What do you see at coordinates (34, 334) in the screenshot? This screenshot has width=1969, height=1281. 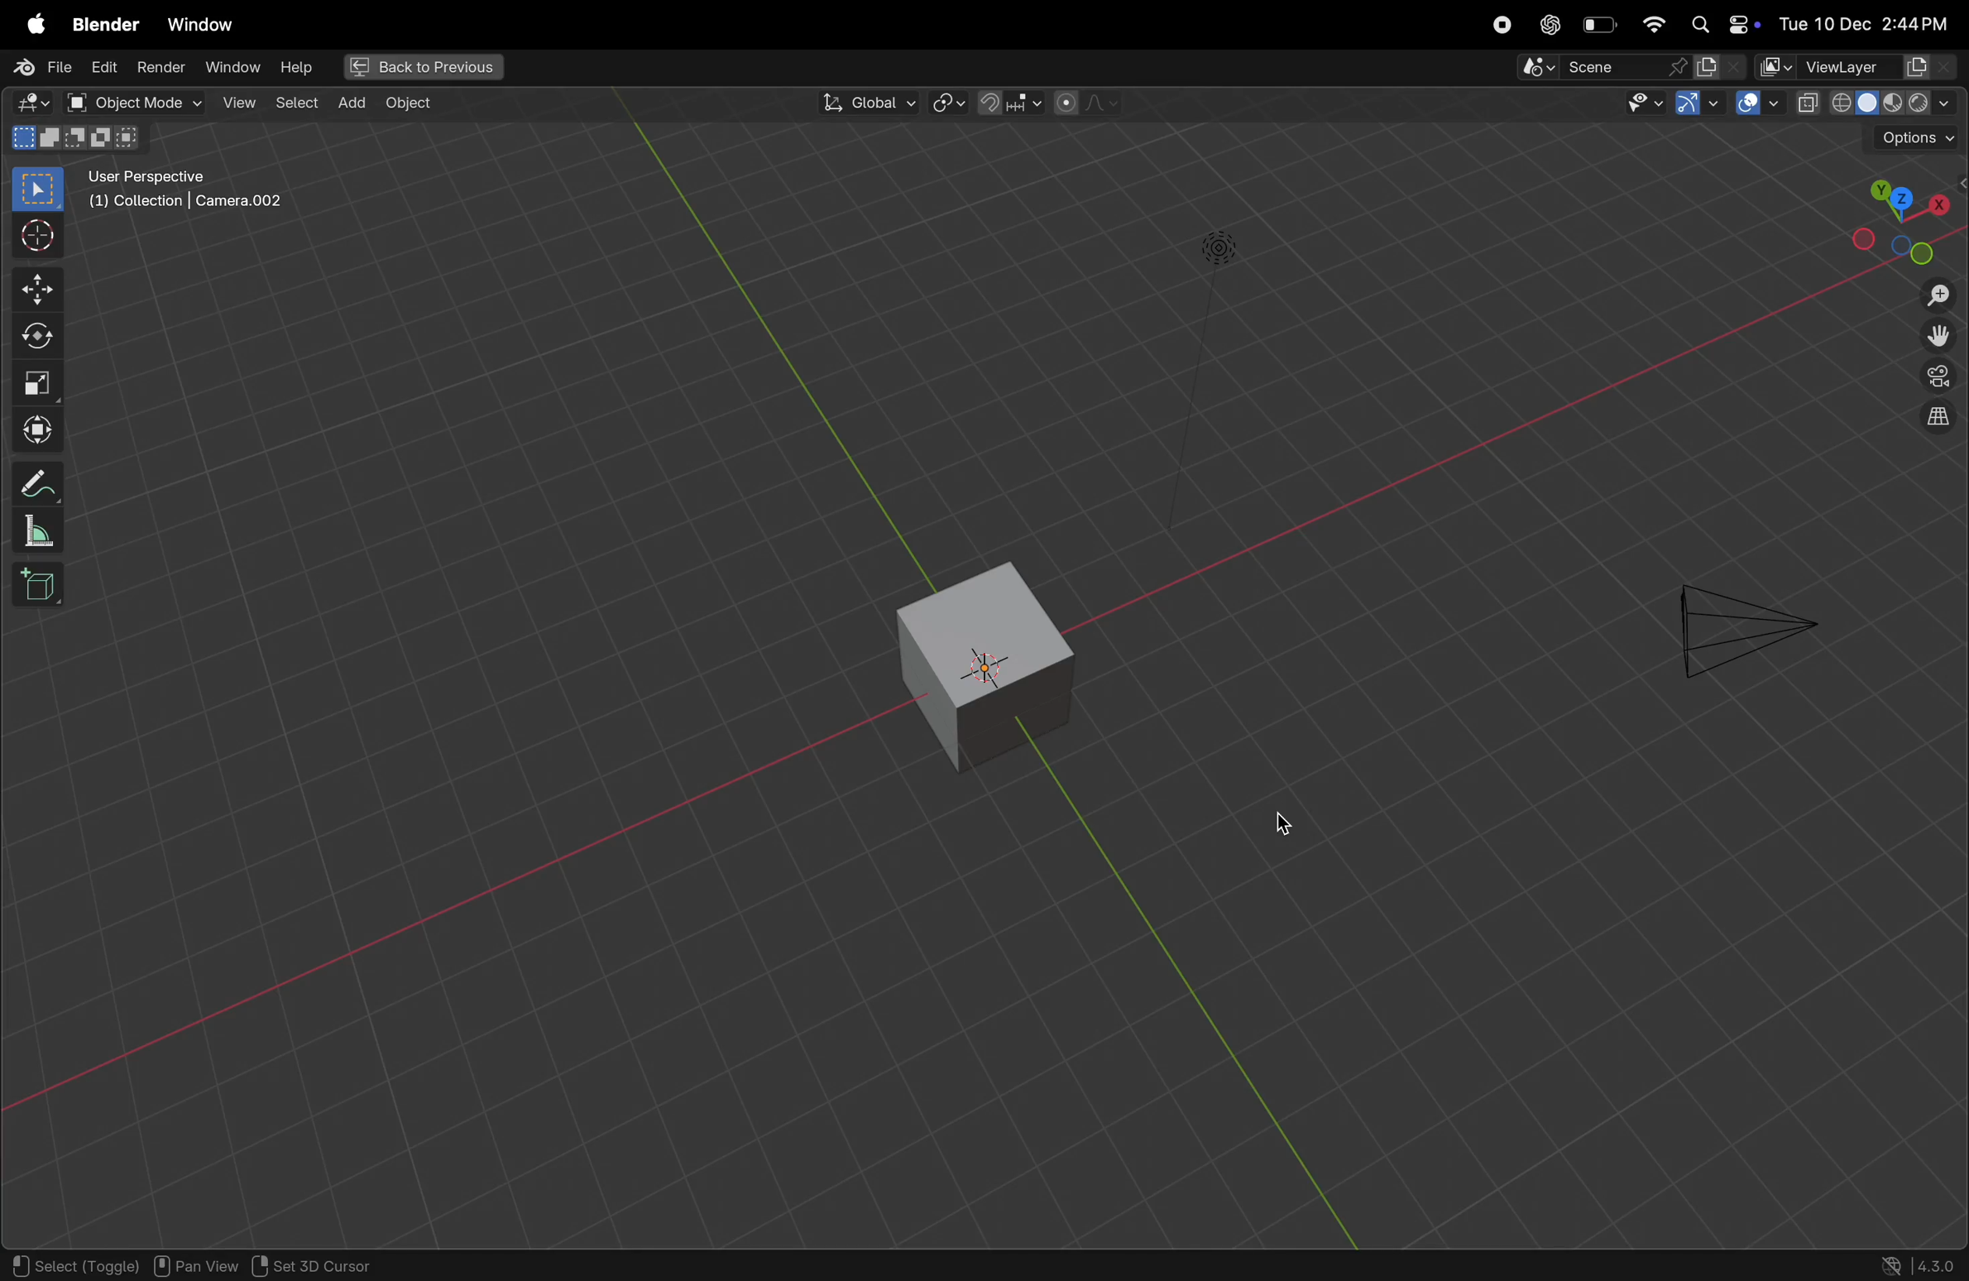 I see `rotate ` at bounding box center [34, 334].